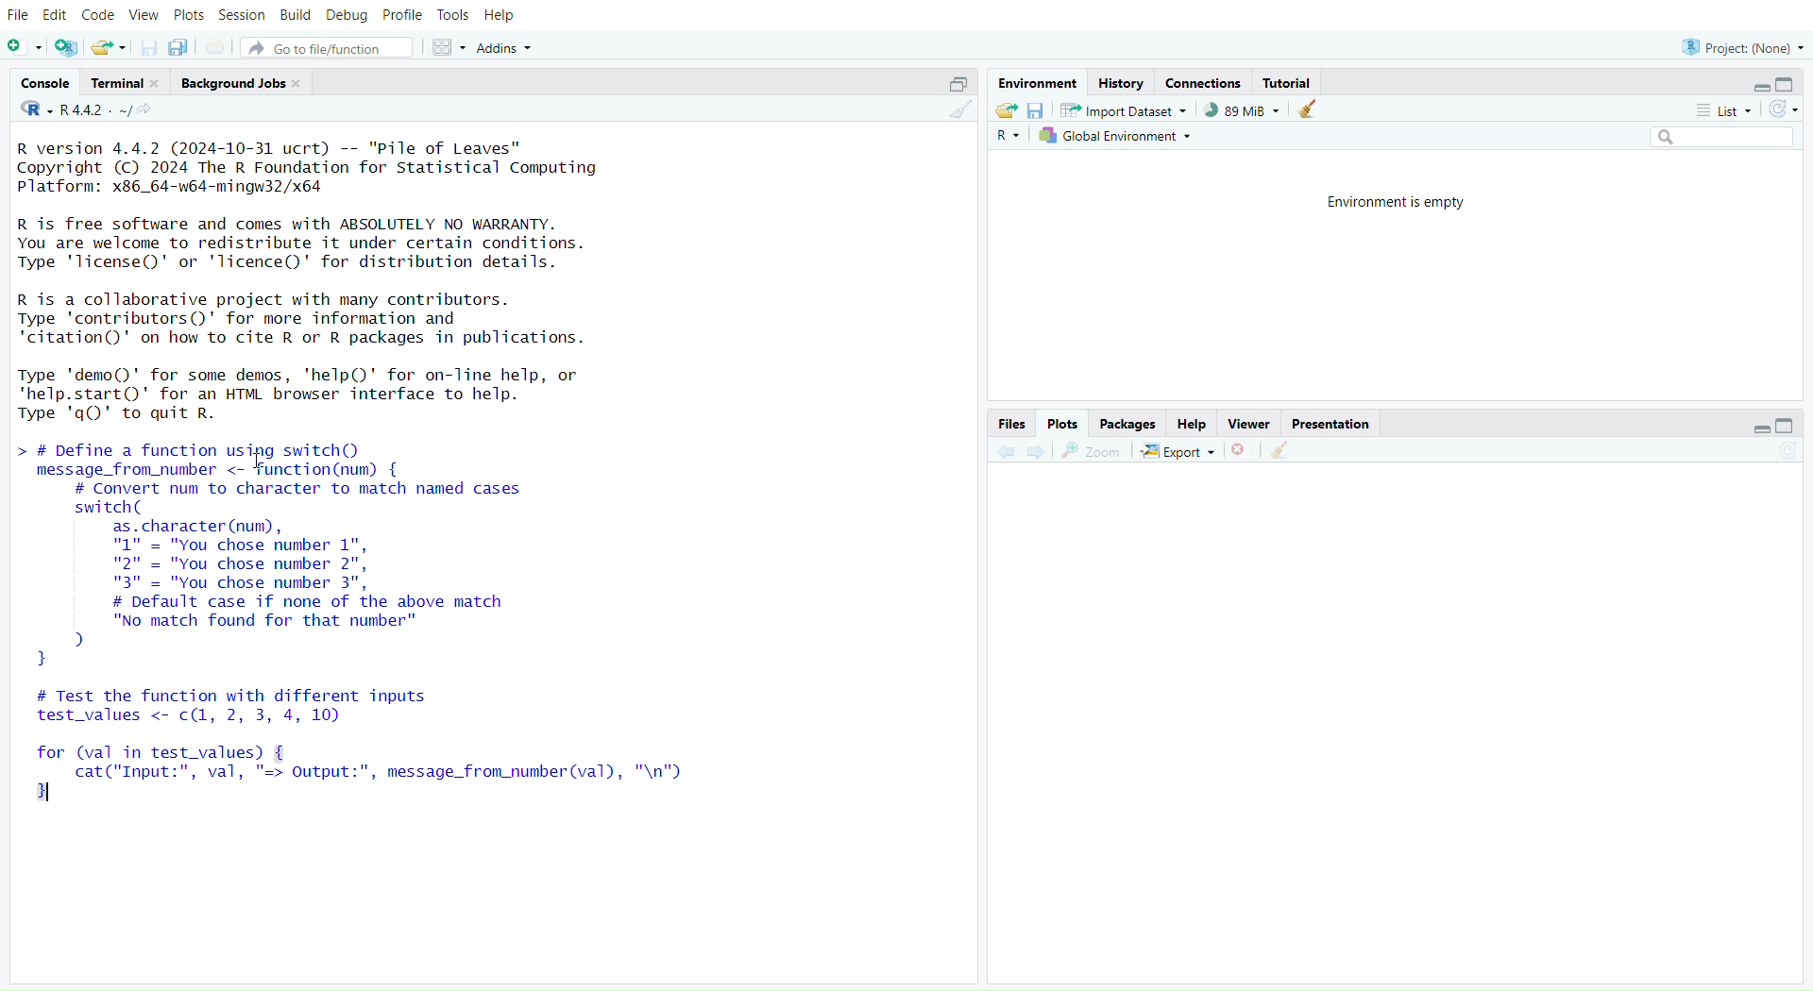  What do you see at coordinates (184, 46) in the screenshot?
I see `Save all open documents (Ctrl + Alt + S)` at bounding box center [184, 46].